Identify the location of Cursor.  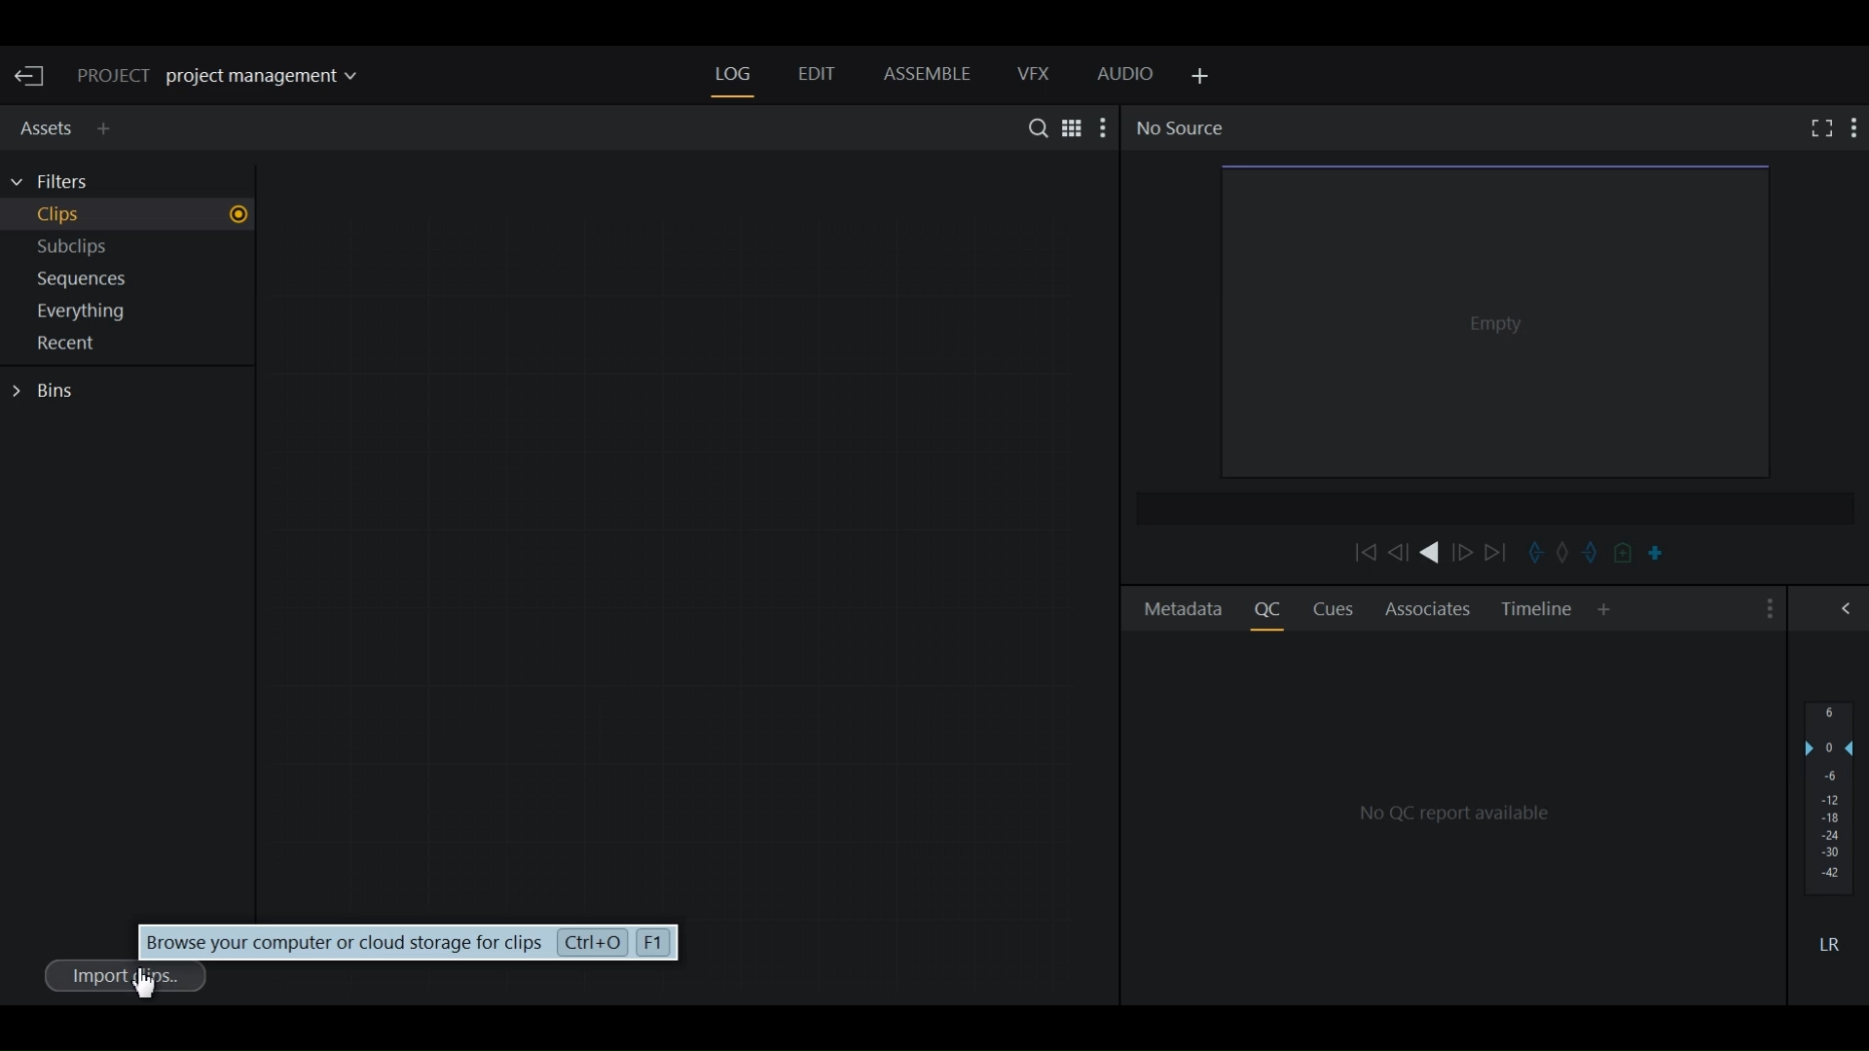
(145, 984).